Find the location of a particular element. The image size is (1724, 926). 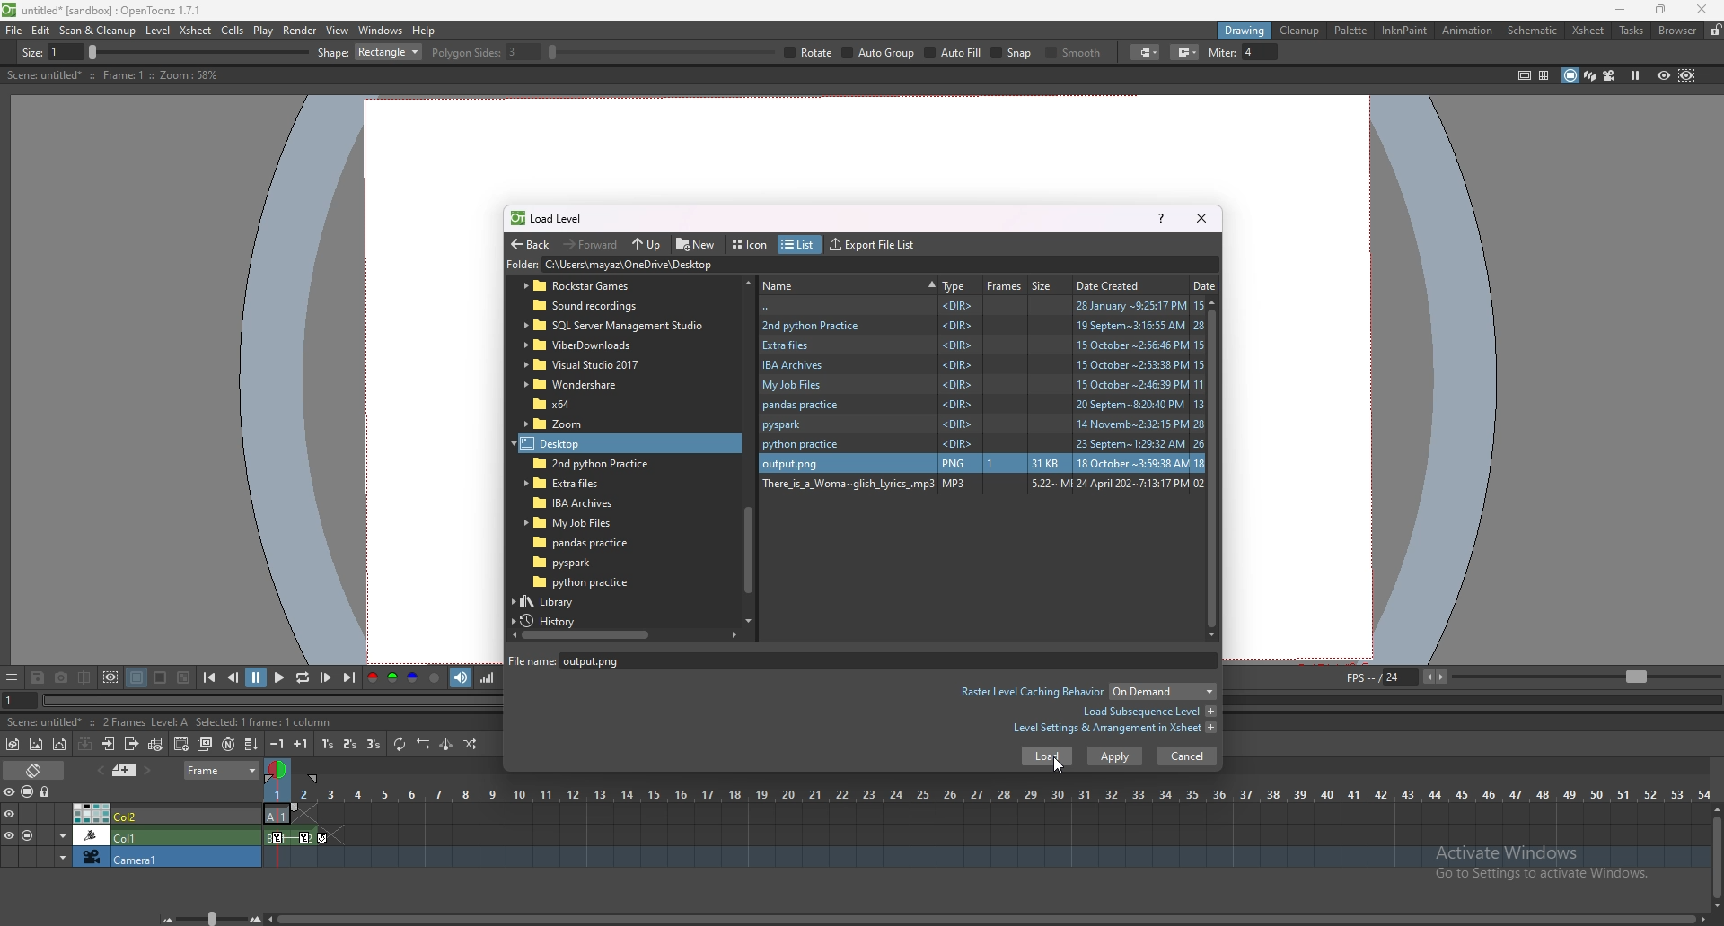

folder is located at coordinates (572, 424).